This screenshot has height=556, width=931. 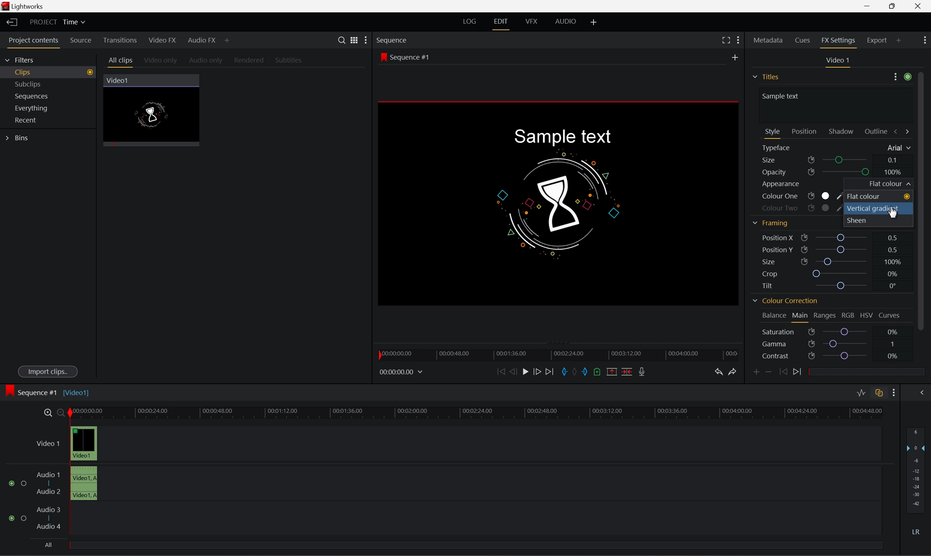 I want to click on Sequnce#1, so click(x=405, y=57).